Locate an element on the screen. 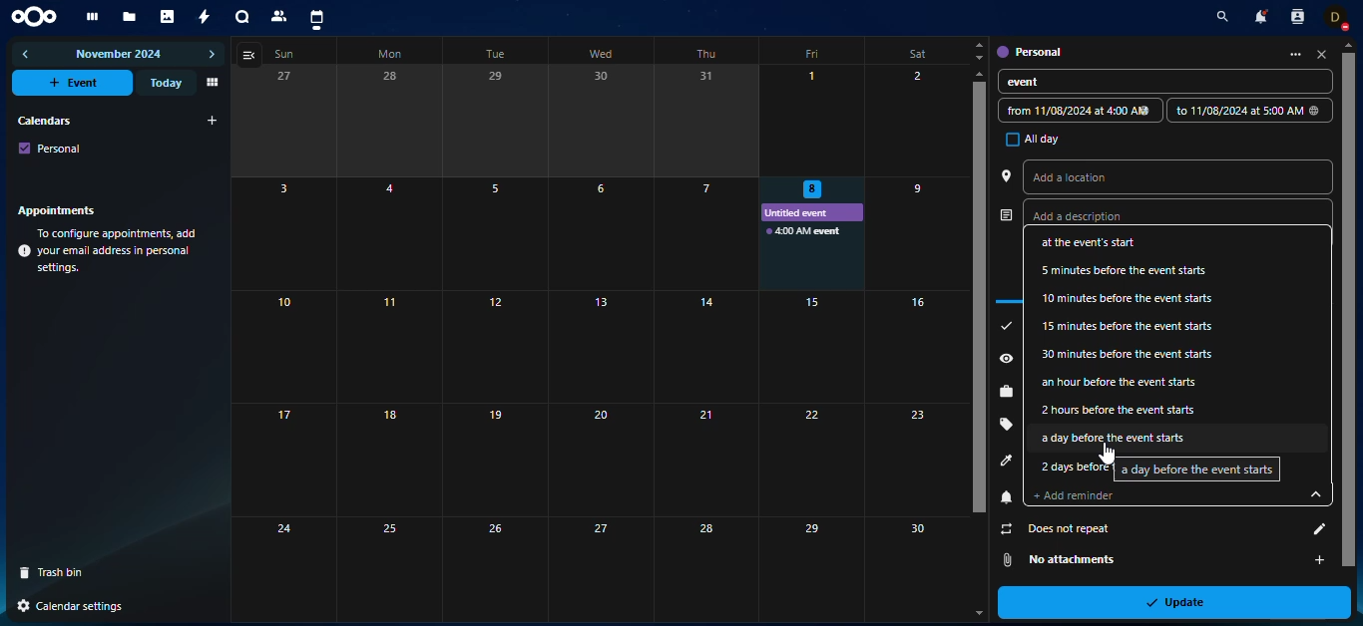  calendar is located at coordinates (316, 19).